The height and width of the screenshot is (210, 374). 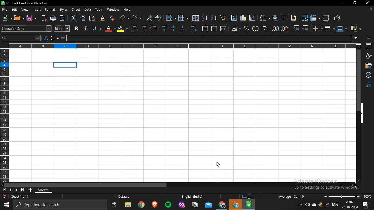 I want to click on brave, so click(x=154, y=205).